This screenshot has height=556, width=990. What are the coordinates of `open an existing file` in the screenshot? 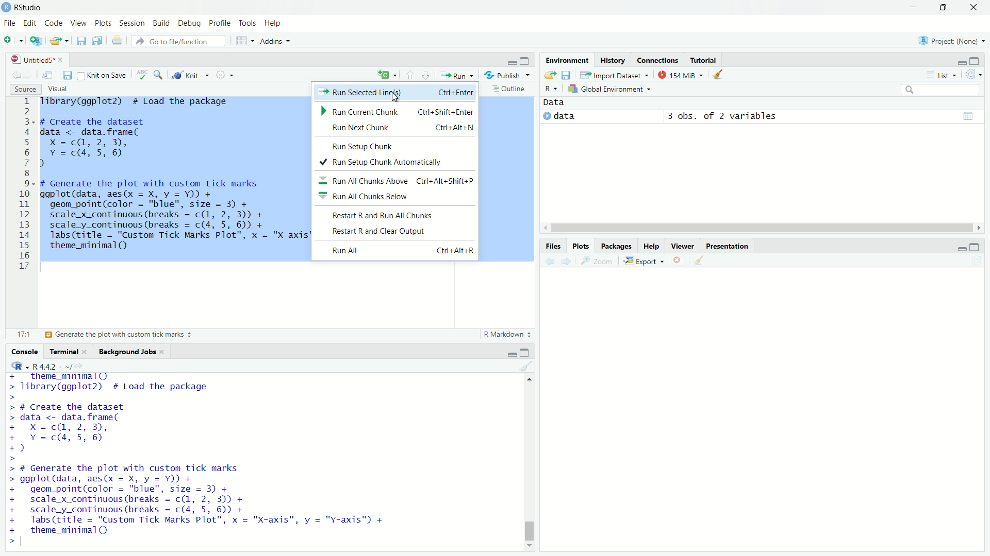 It's located at (61, 40).